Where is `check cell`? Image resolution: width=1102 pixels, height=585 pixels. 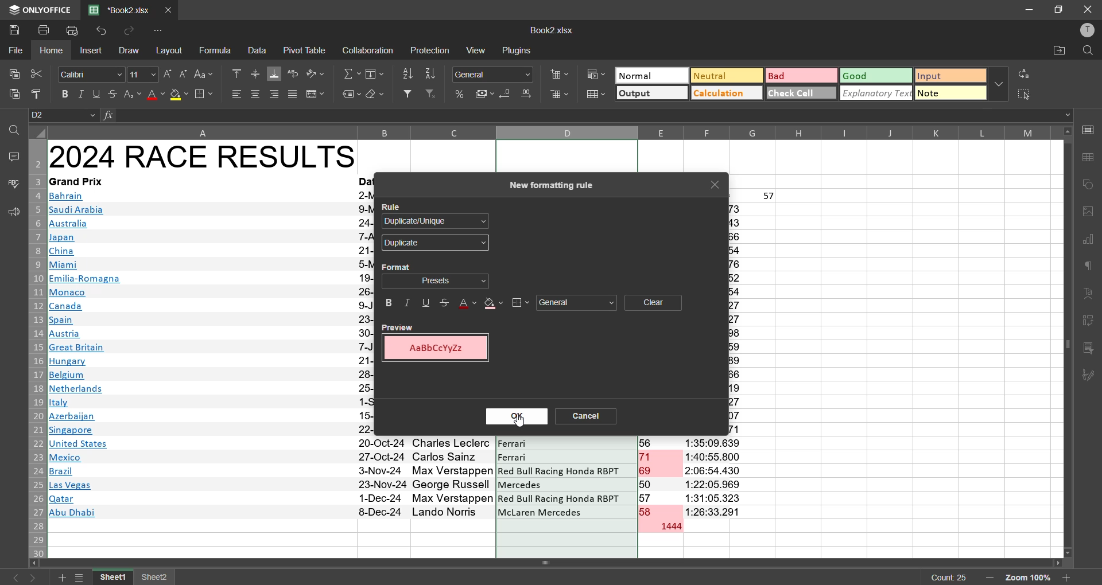
check cell is located at coordinates (799, 92).